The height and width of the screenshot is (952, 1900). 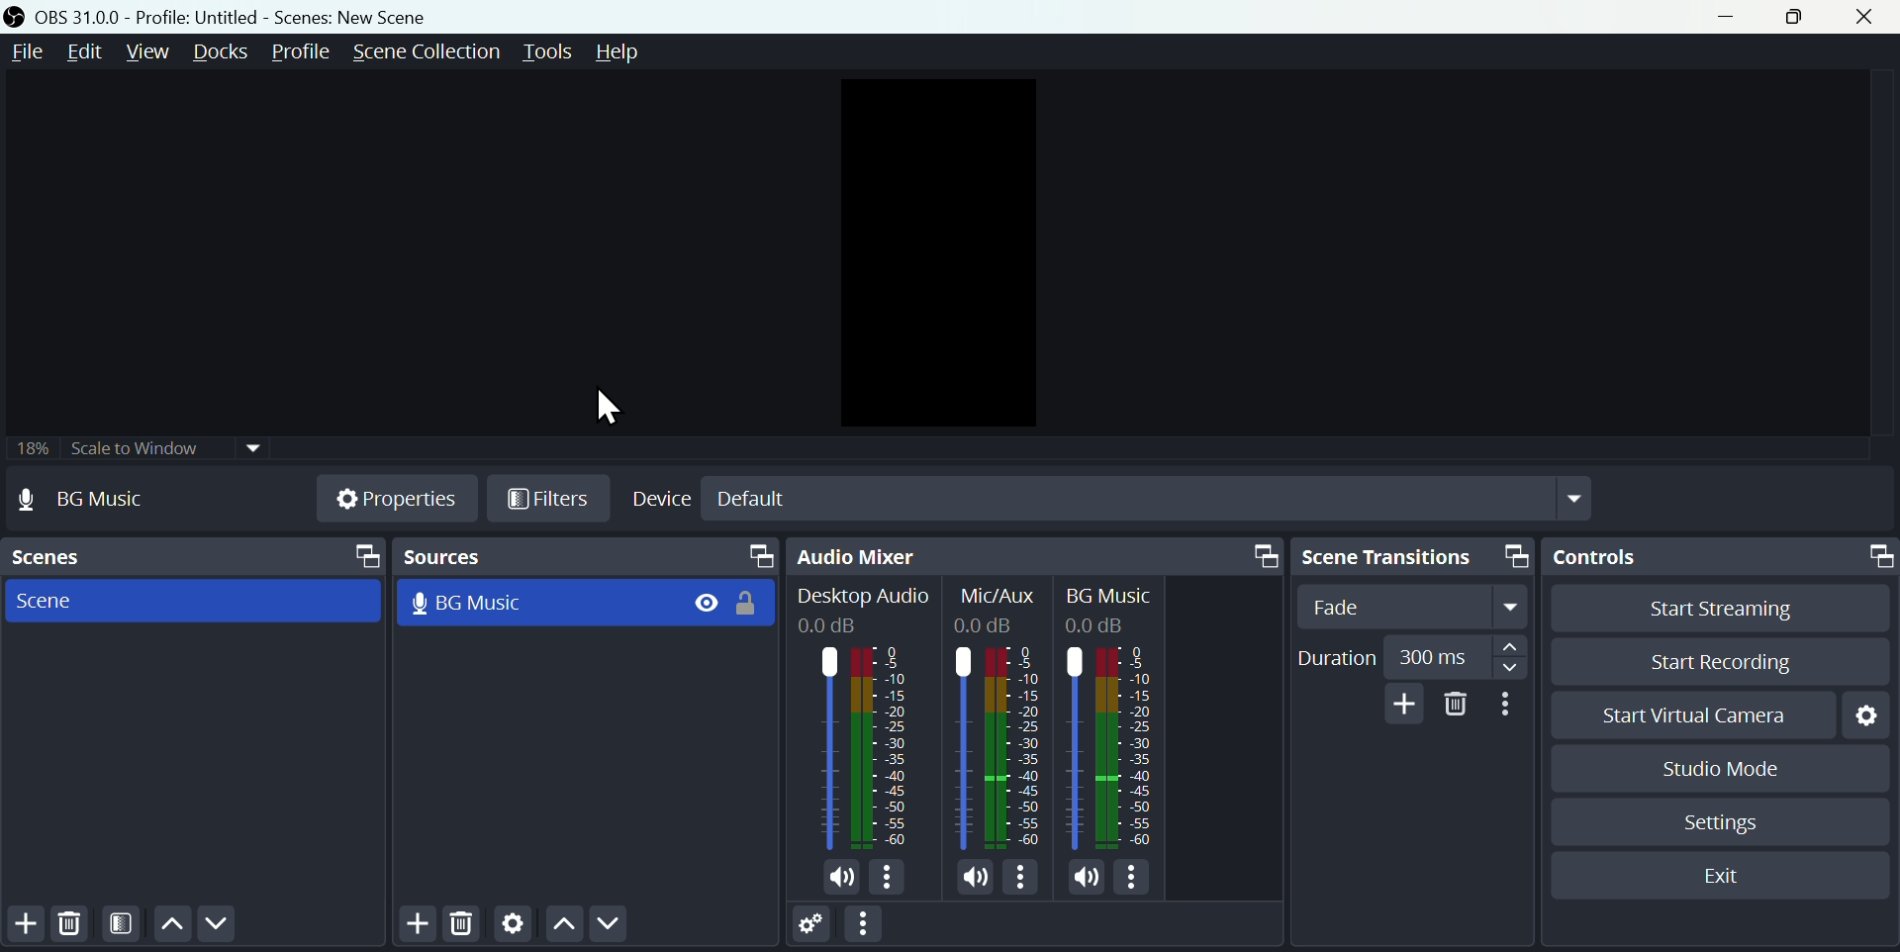 I want to click on Exit, so click(x=1729, y=879).